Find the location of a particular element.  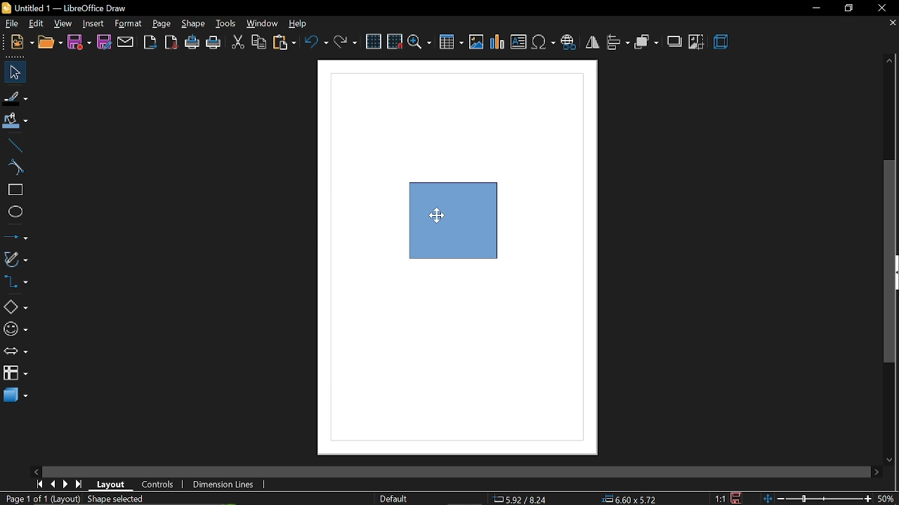

Line is located at coordinates (13, 144).